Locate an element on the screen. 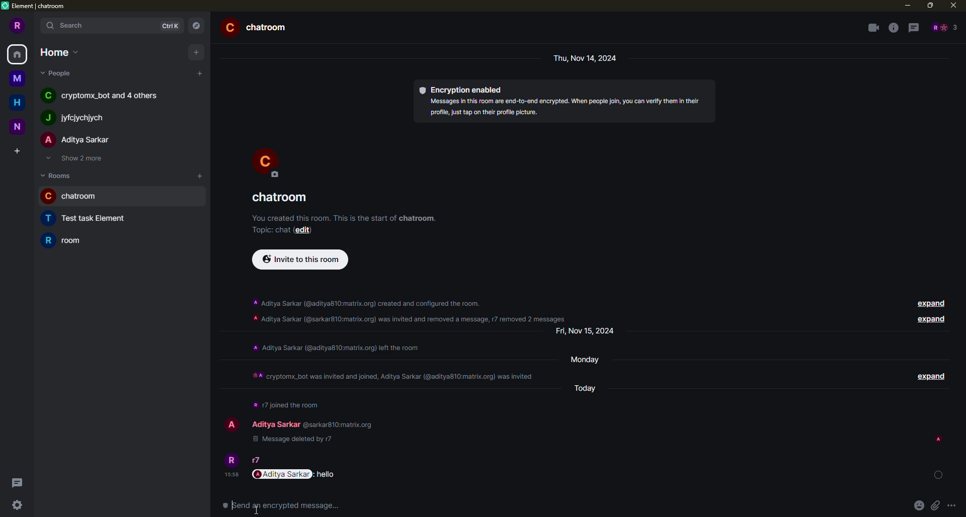  add is located at coordinates (195, 52).